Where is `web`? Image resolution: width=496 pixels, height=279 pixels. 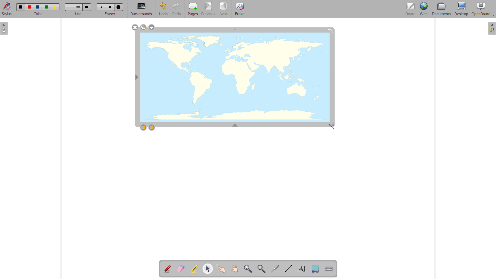
web is located at coordinates (424, 9).